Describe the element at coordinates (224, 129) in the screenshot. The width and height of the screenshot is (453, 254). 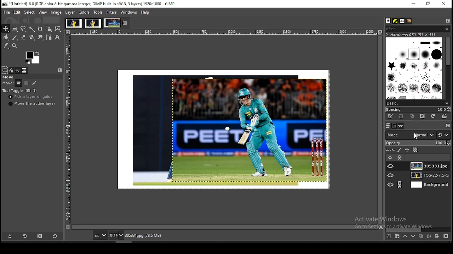
I see `image` at that location.